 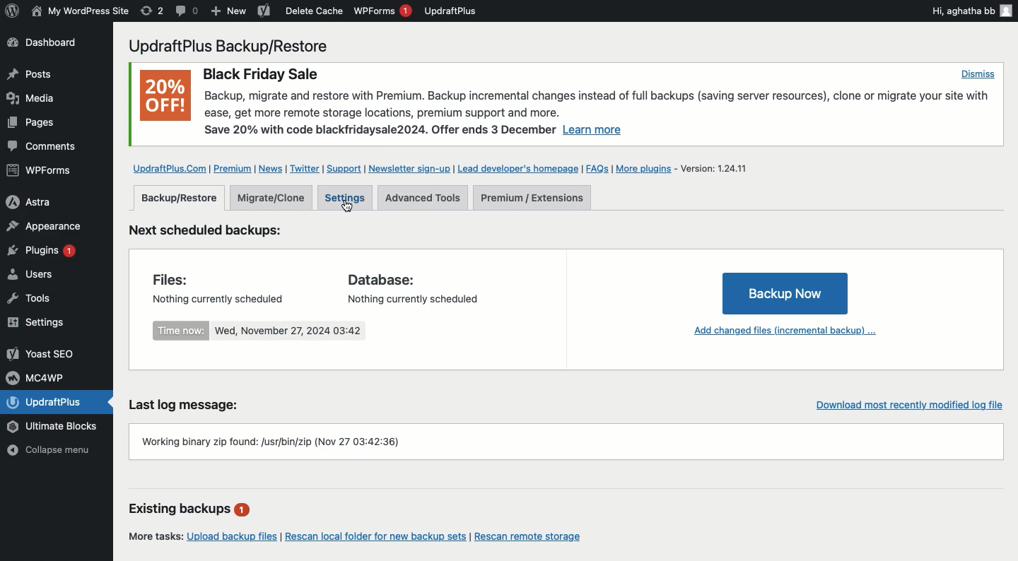 I want to click on Download recently modified log file, so click(x=908, y=406).